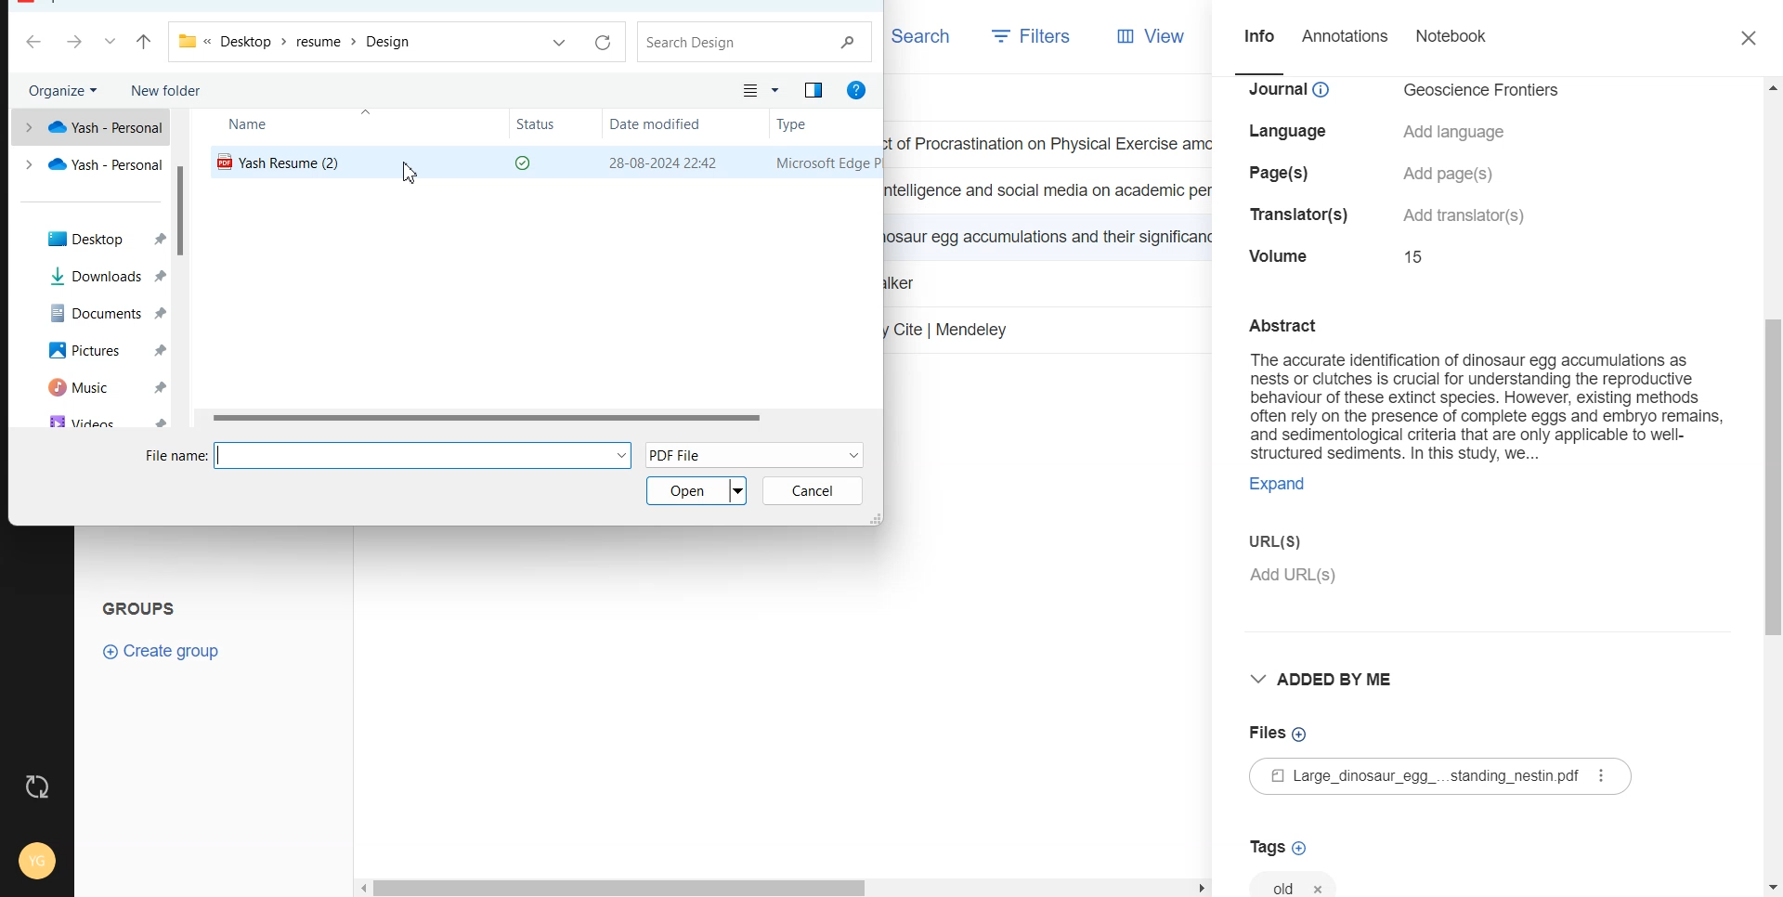 This screenshot has height=897, width=1783. I want to click on Search , so click(921, 35).